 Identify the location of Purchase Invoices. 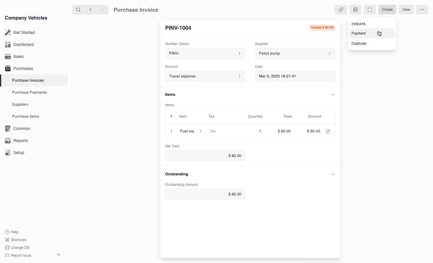
(27, 80).